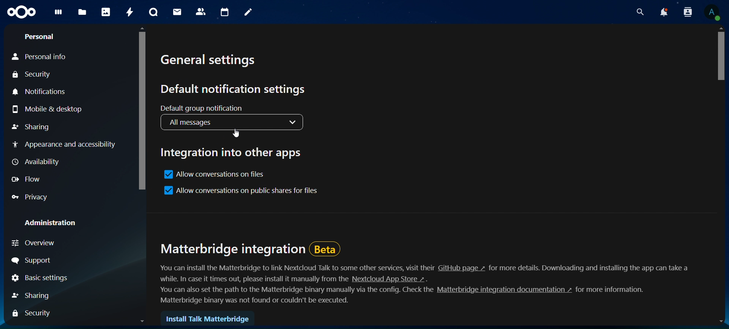 The height and width of the screenshot is (329, 729). Describe the element at coordinates (209, 318) in the screenshot. I see `install talk matterbridge` at that location.